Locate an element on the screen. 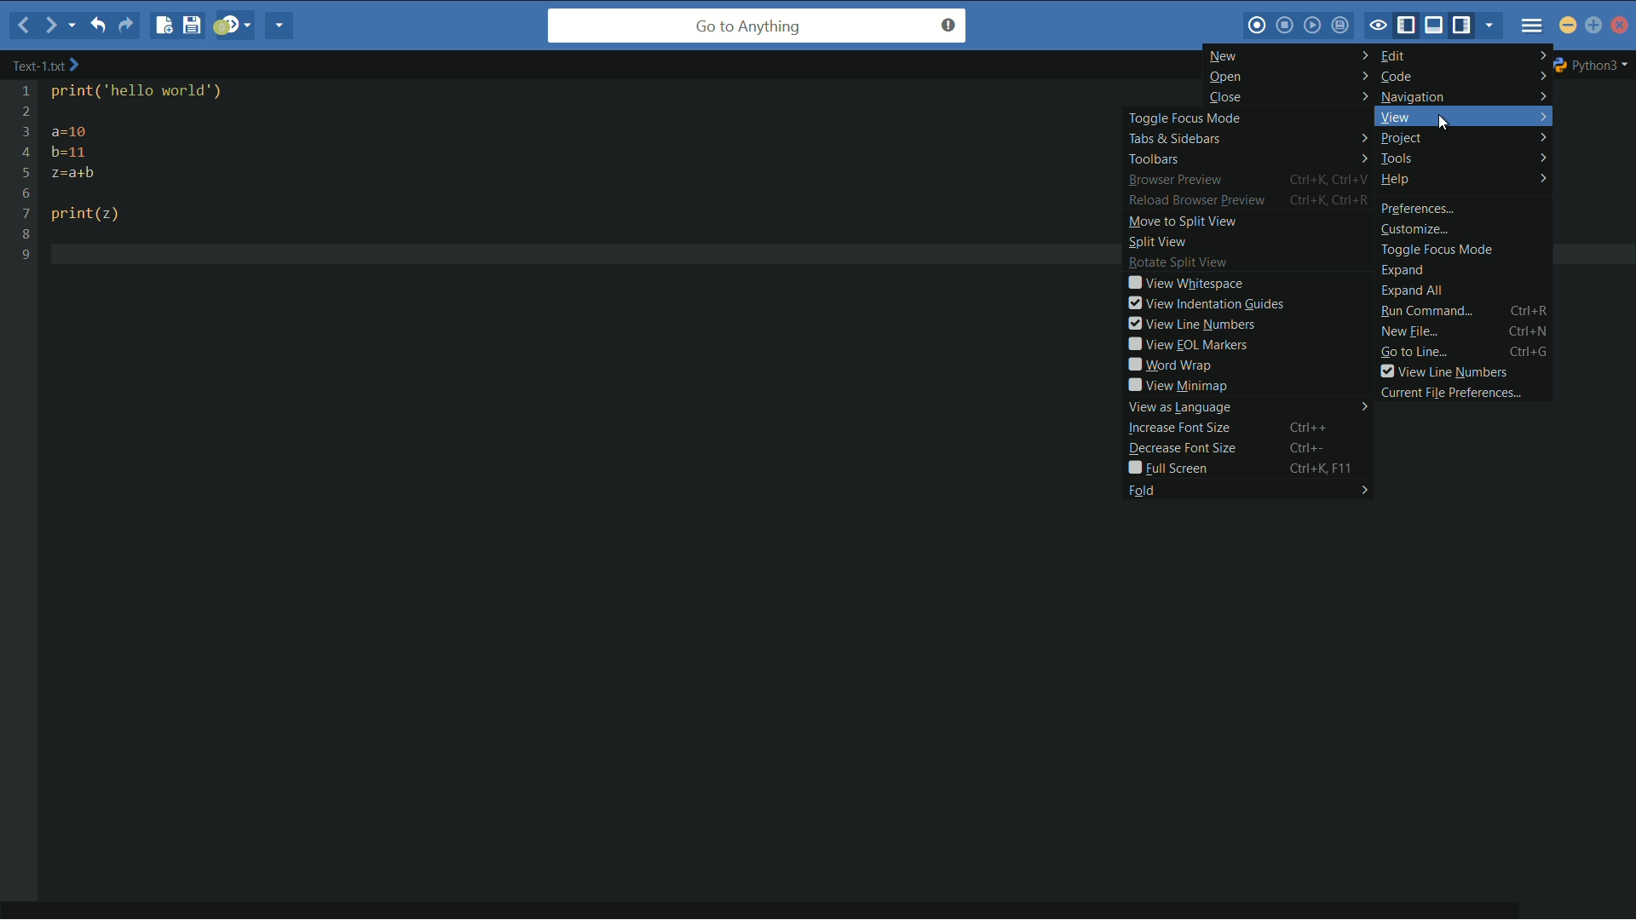 The height and width of the screenshot is (920, 1636). Ctrl+K, F11 is located at coordinates (1327, 468).